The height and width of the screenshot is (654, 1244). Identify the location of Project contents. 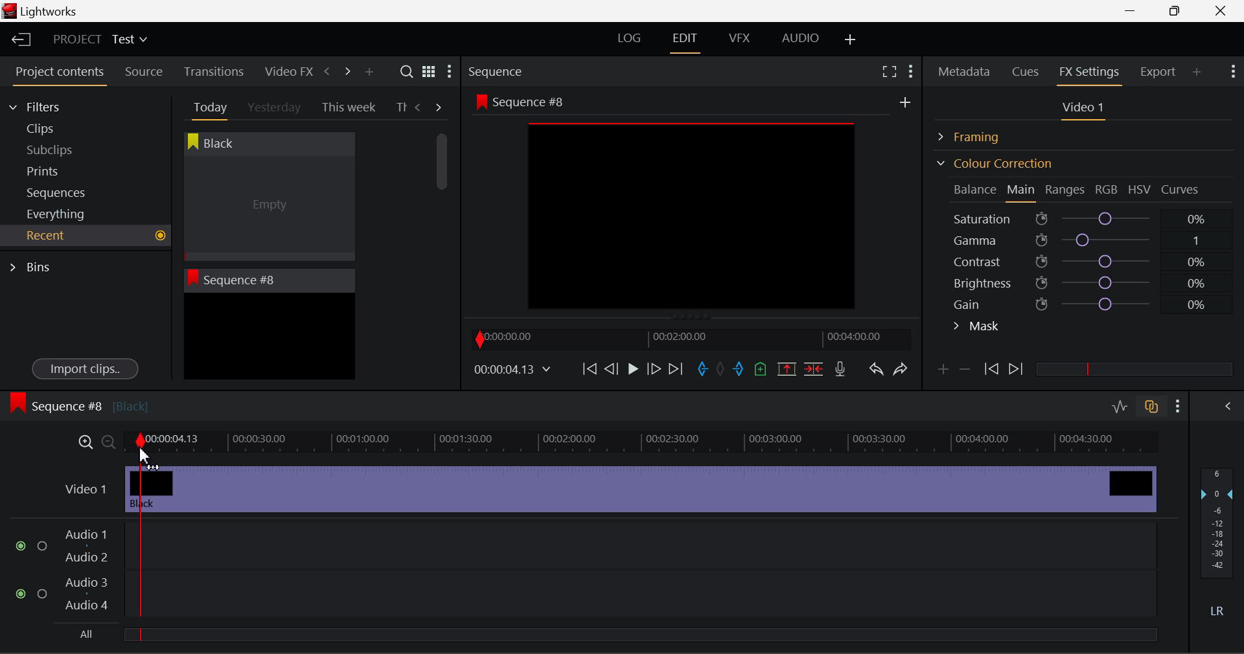
(59, 74).